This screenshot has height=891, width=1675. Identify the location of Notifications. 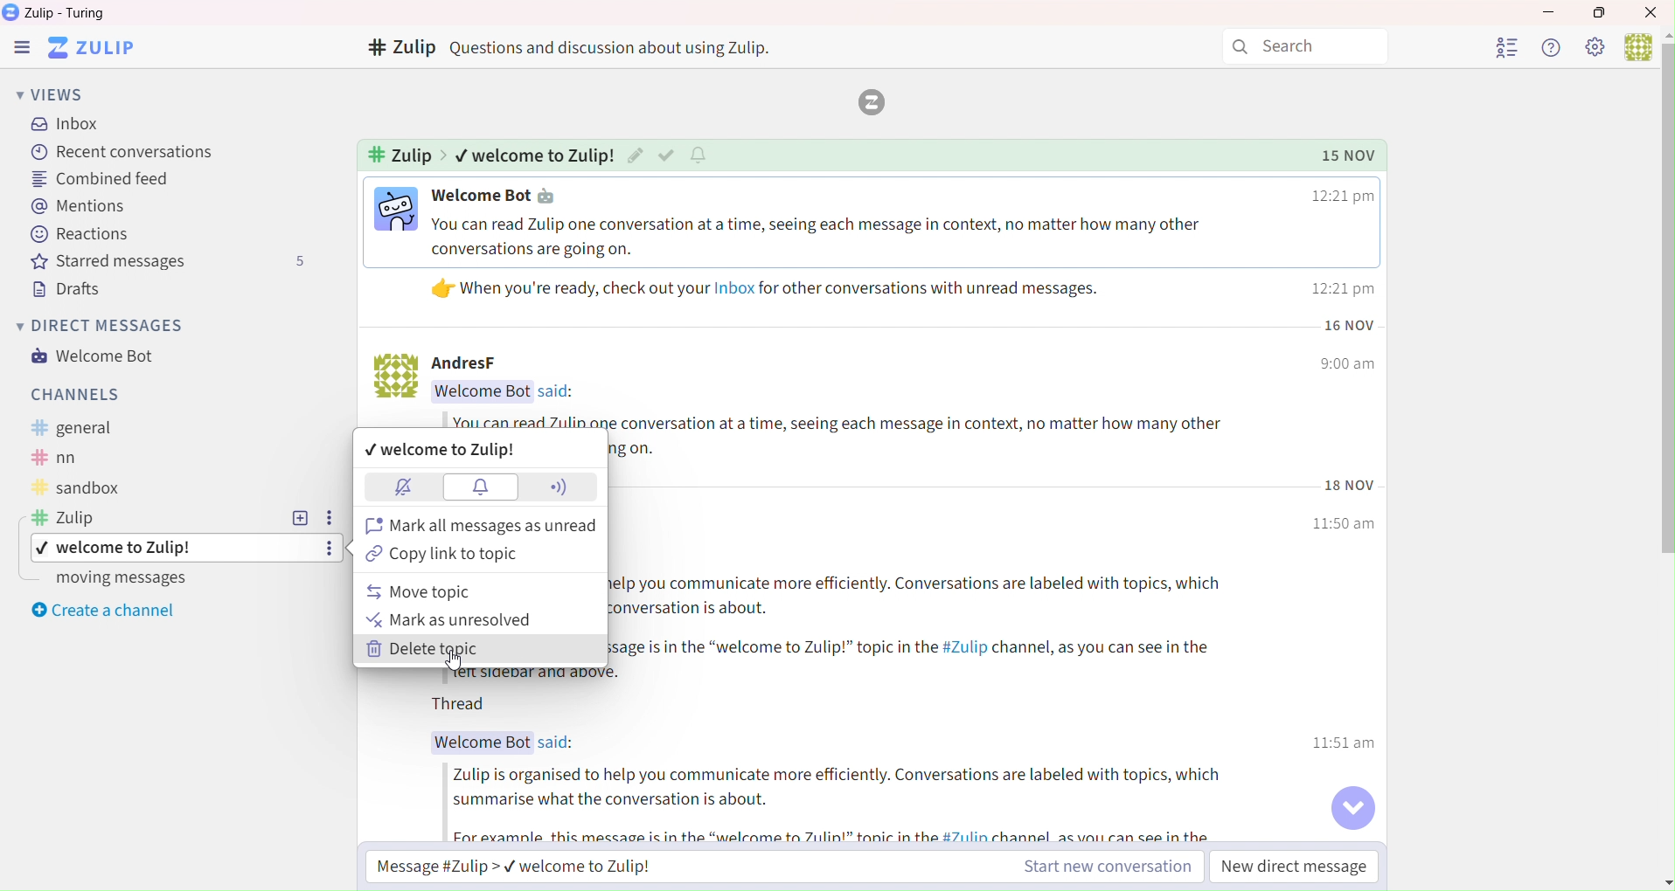
(481, 487).